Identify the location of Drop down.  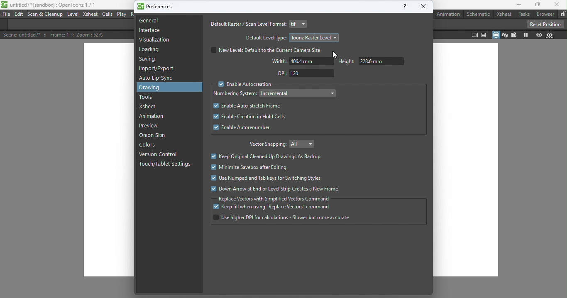
(304, 144).